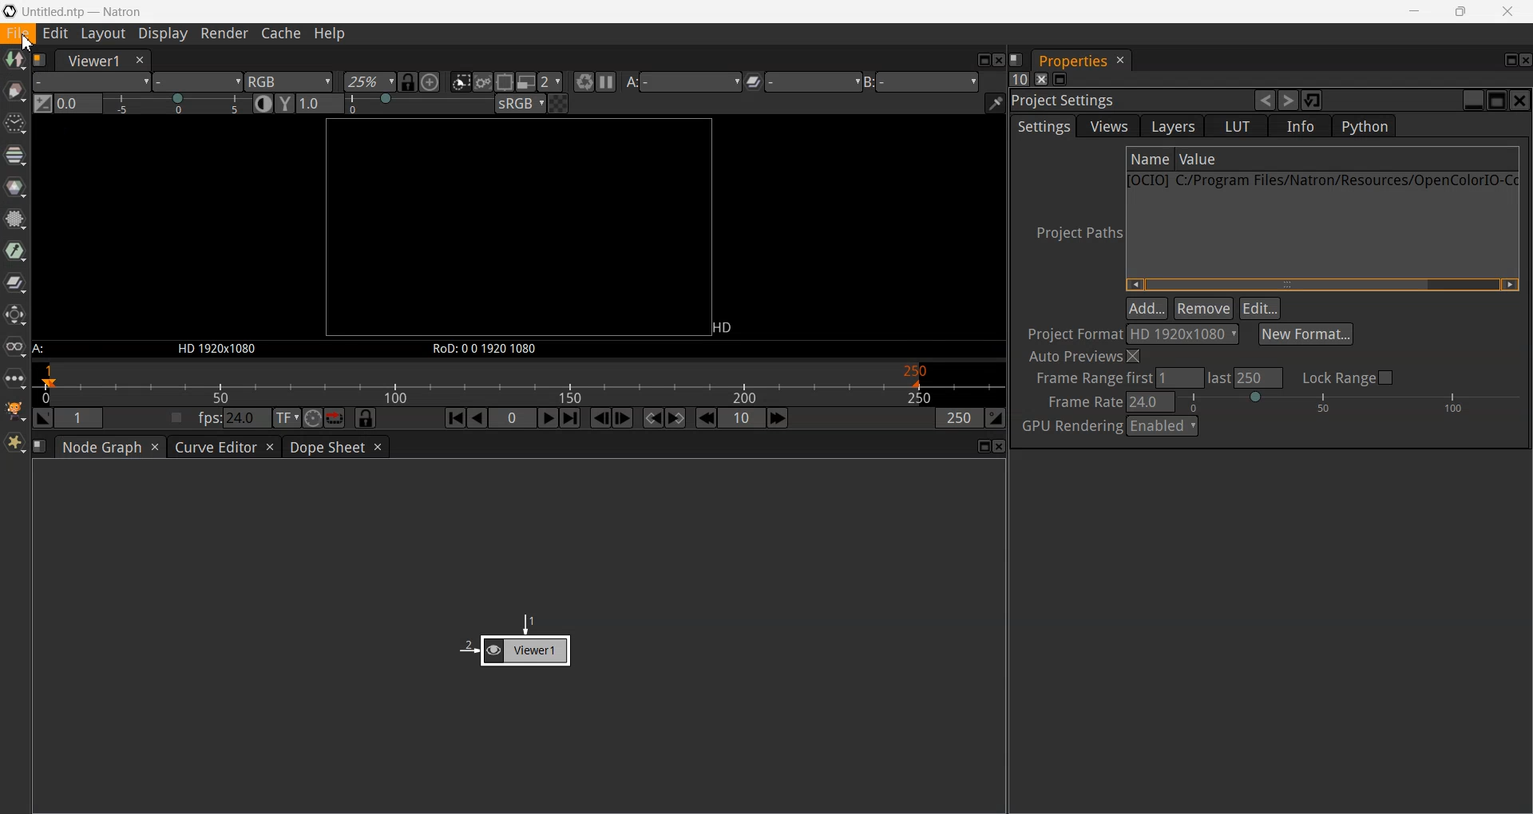  What do you see at coordinates (177, 417) in the screenshot?
I see `Enable fps` at bounding box center [177, 417].